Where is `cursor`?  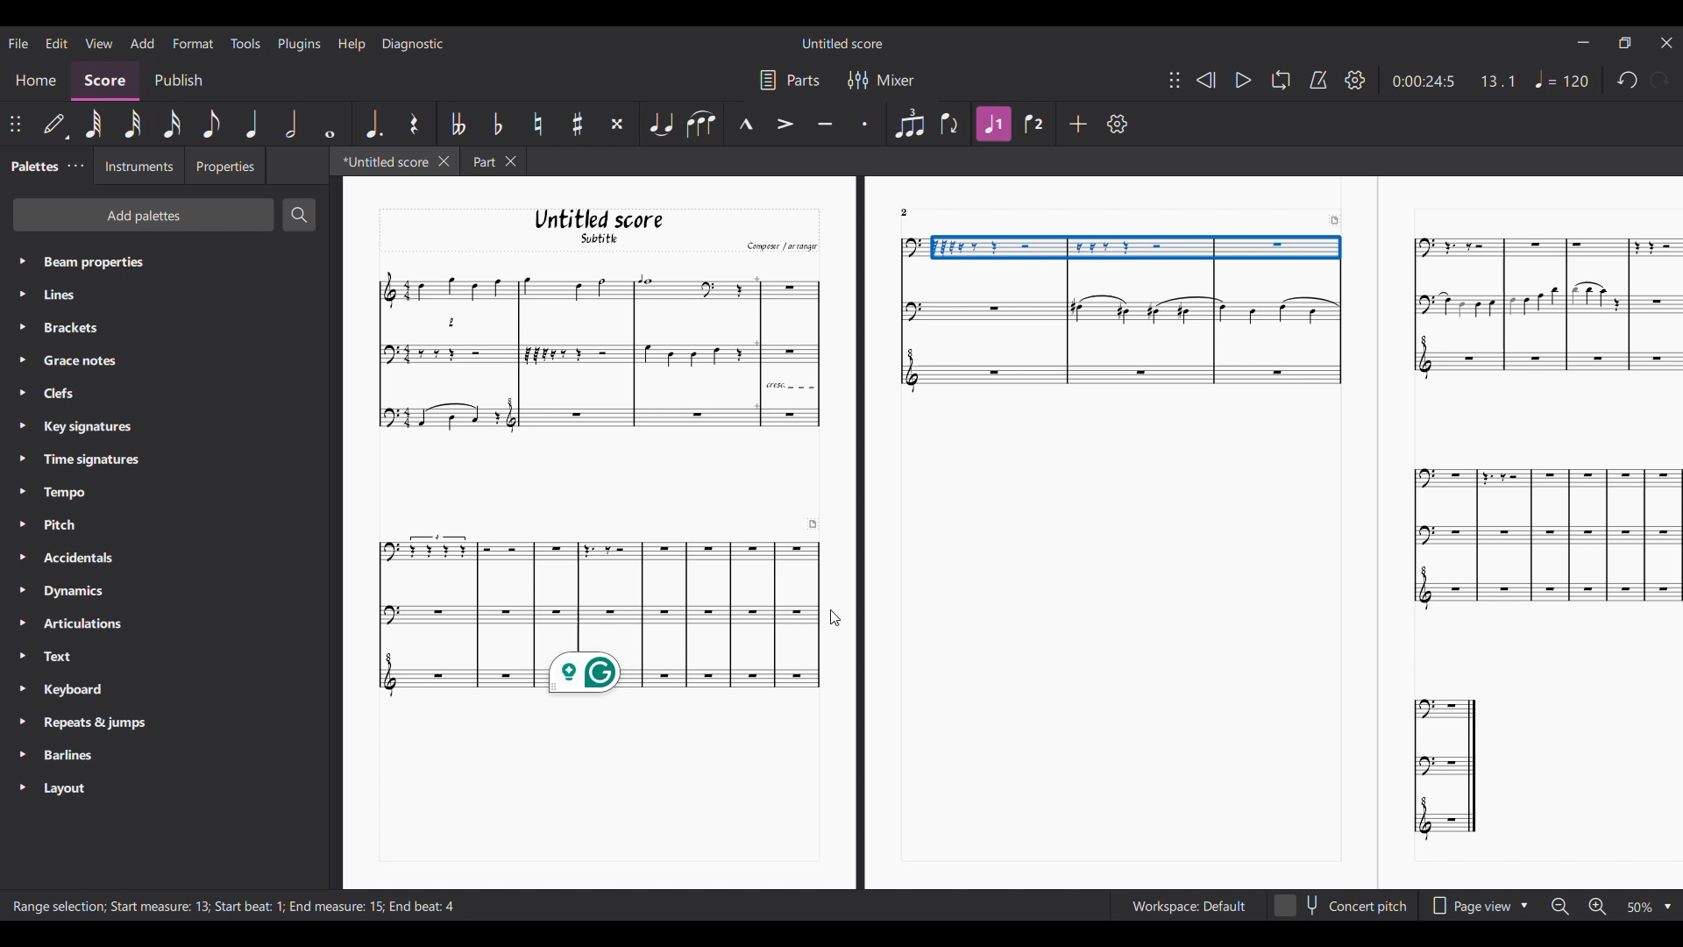
cursor is located at coordinates (837, 620).